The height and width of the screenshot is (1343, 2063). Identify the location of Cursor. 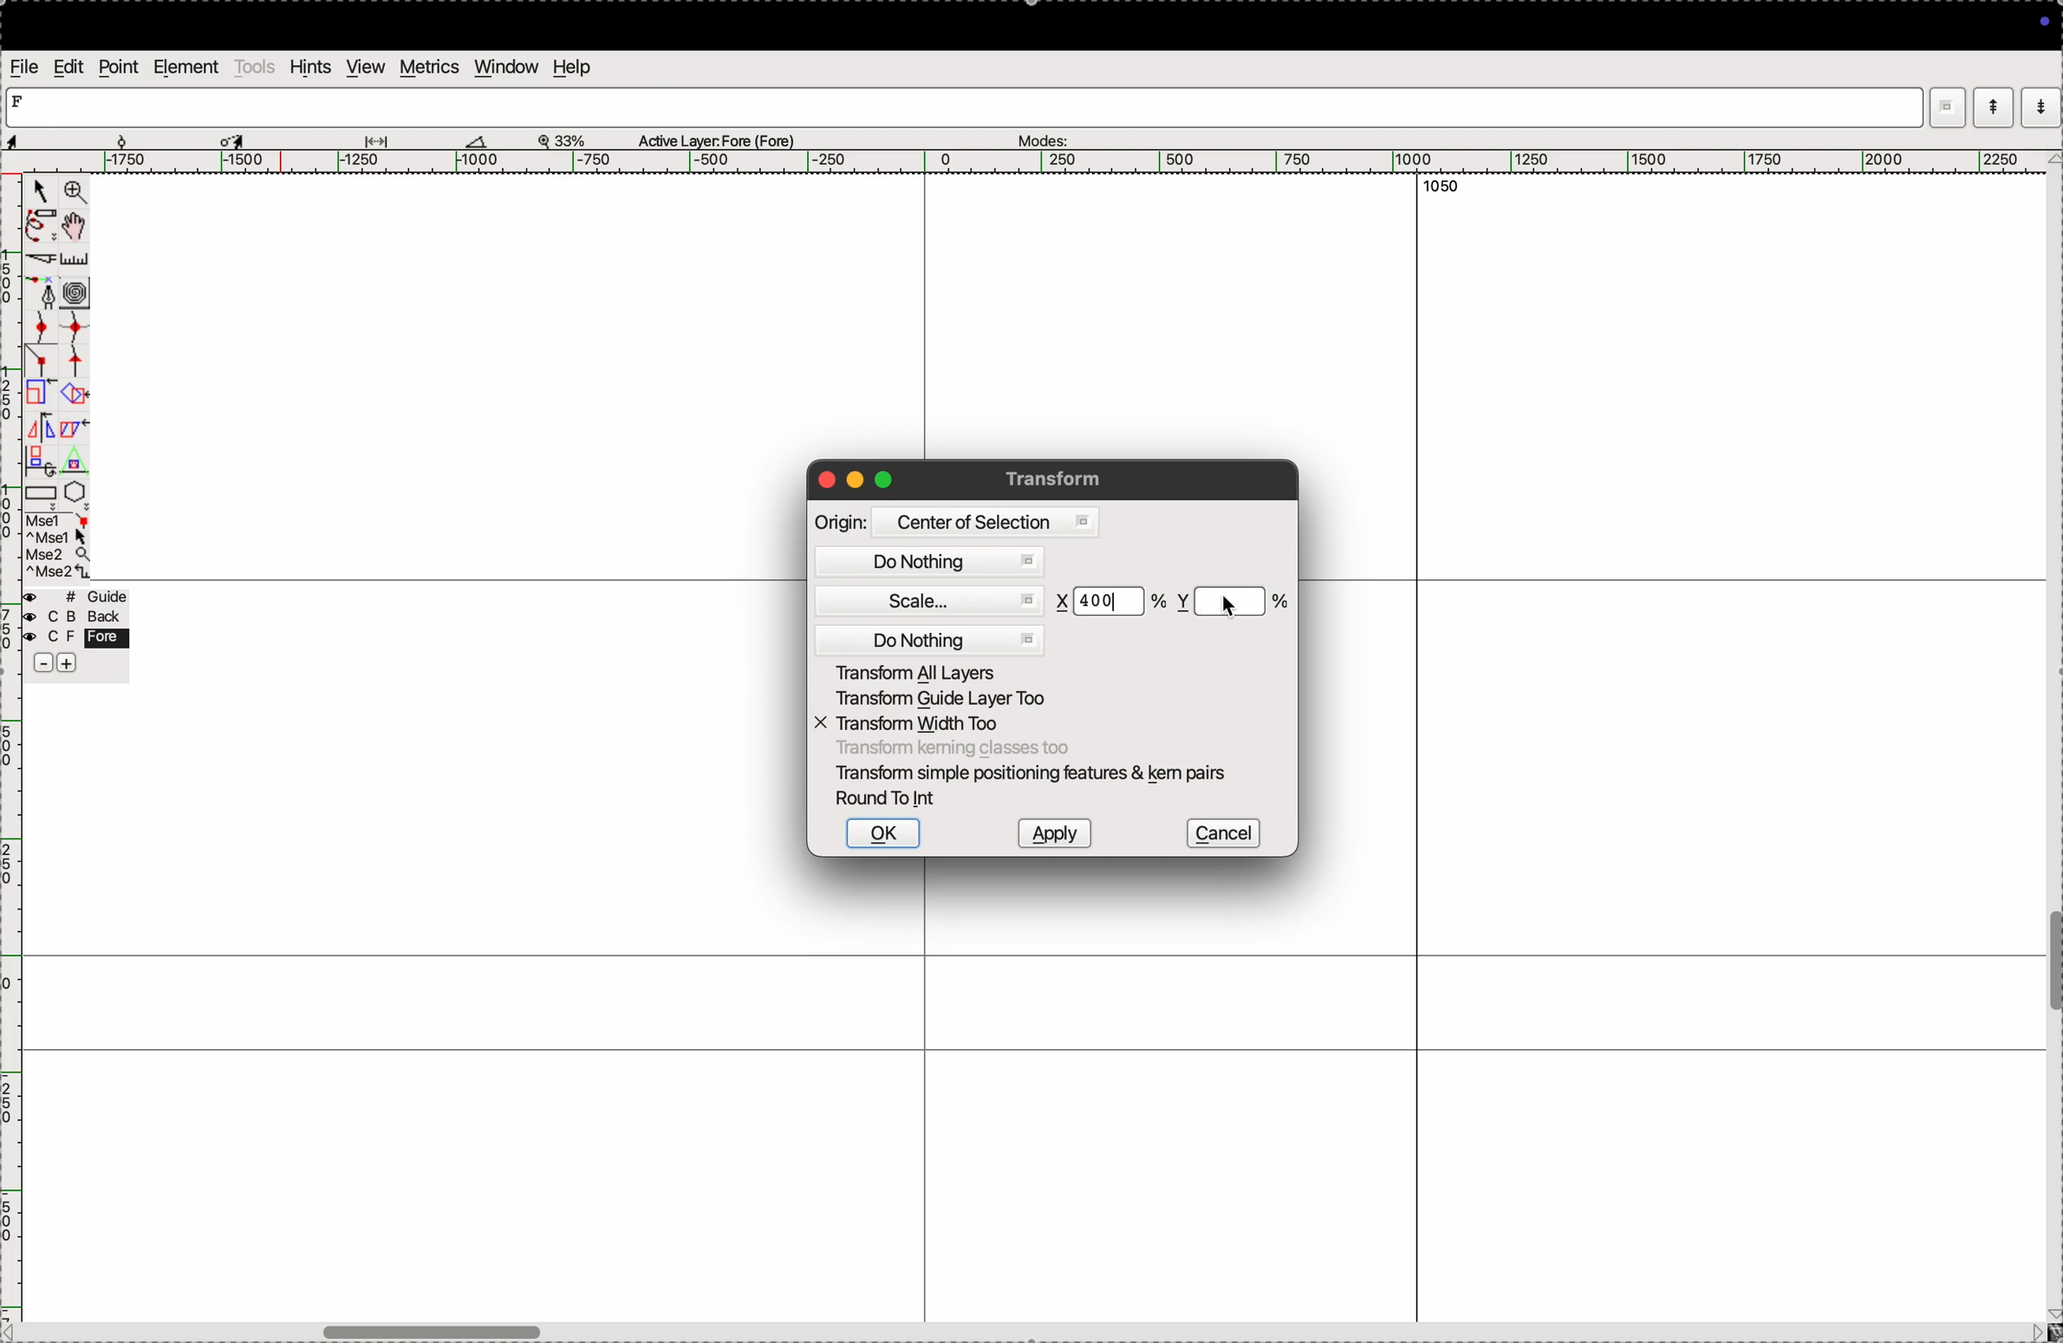
(1228, 605).